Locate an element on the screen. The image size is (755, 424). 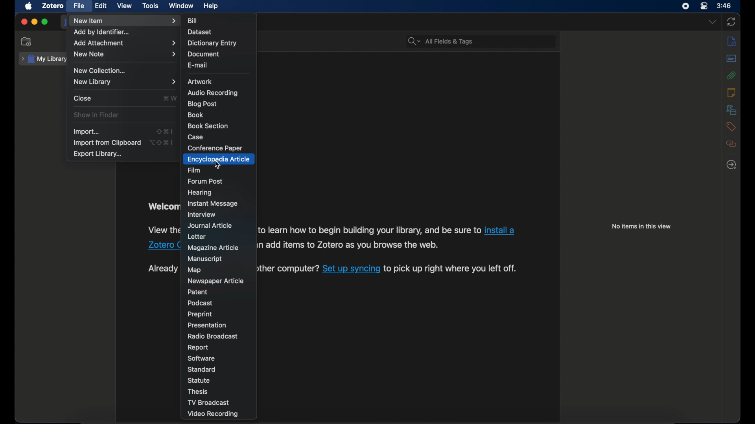
export library is located at coordinates (98, 154).